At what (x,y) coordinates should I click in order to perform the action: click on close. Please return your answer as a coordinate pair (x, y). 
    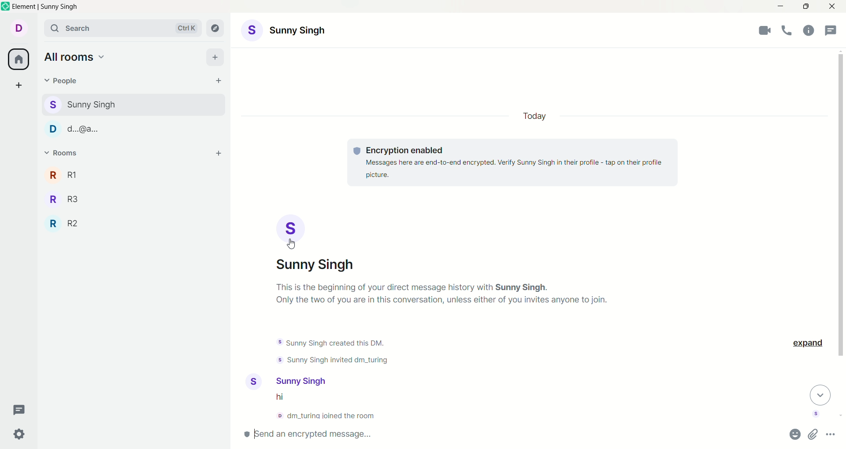
    Looking at the image, I should click on (831, 7).